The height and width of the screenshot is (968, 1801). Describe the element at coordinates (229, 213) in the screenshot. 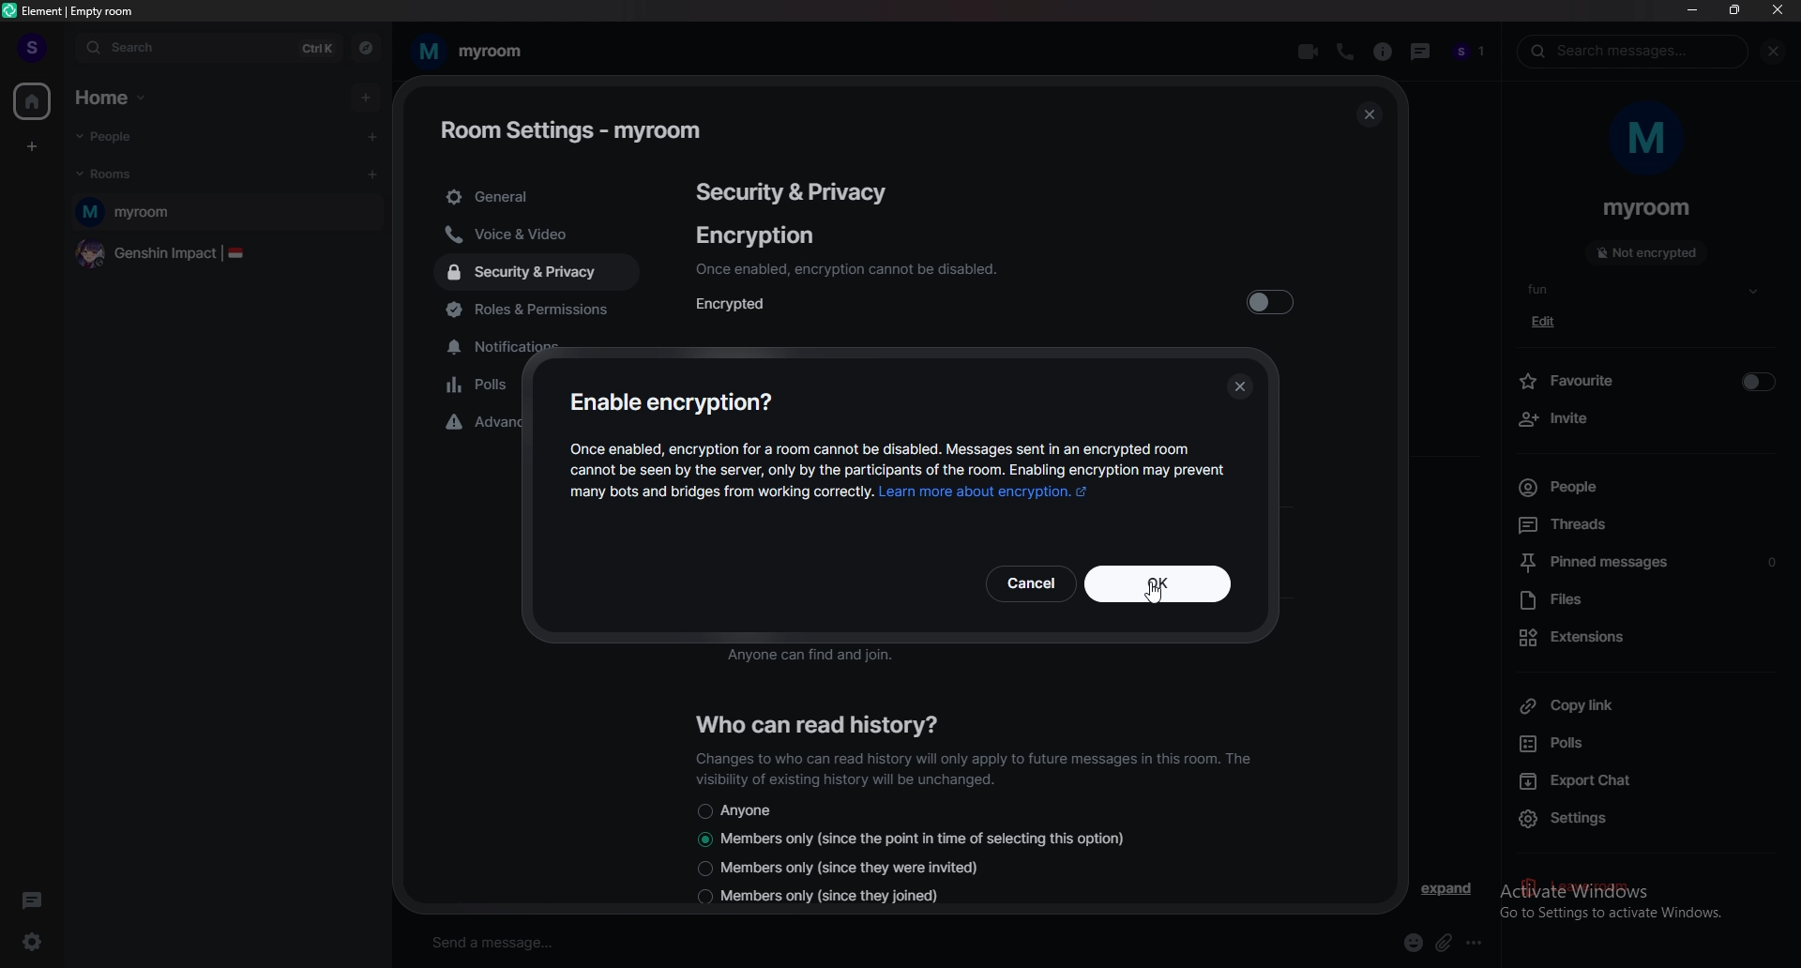

I see `myroom` at that location.